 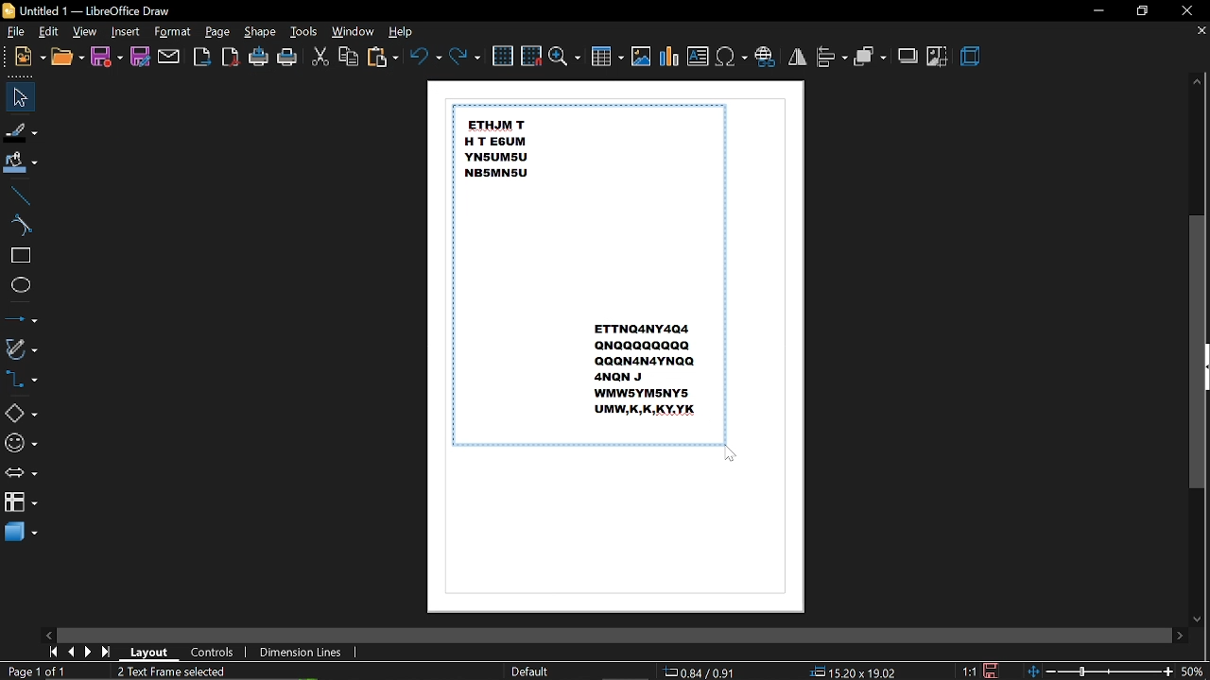 I want to click on shadow, so click(x=907, y=56).